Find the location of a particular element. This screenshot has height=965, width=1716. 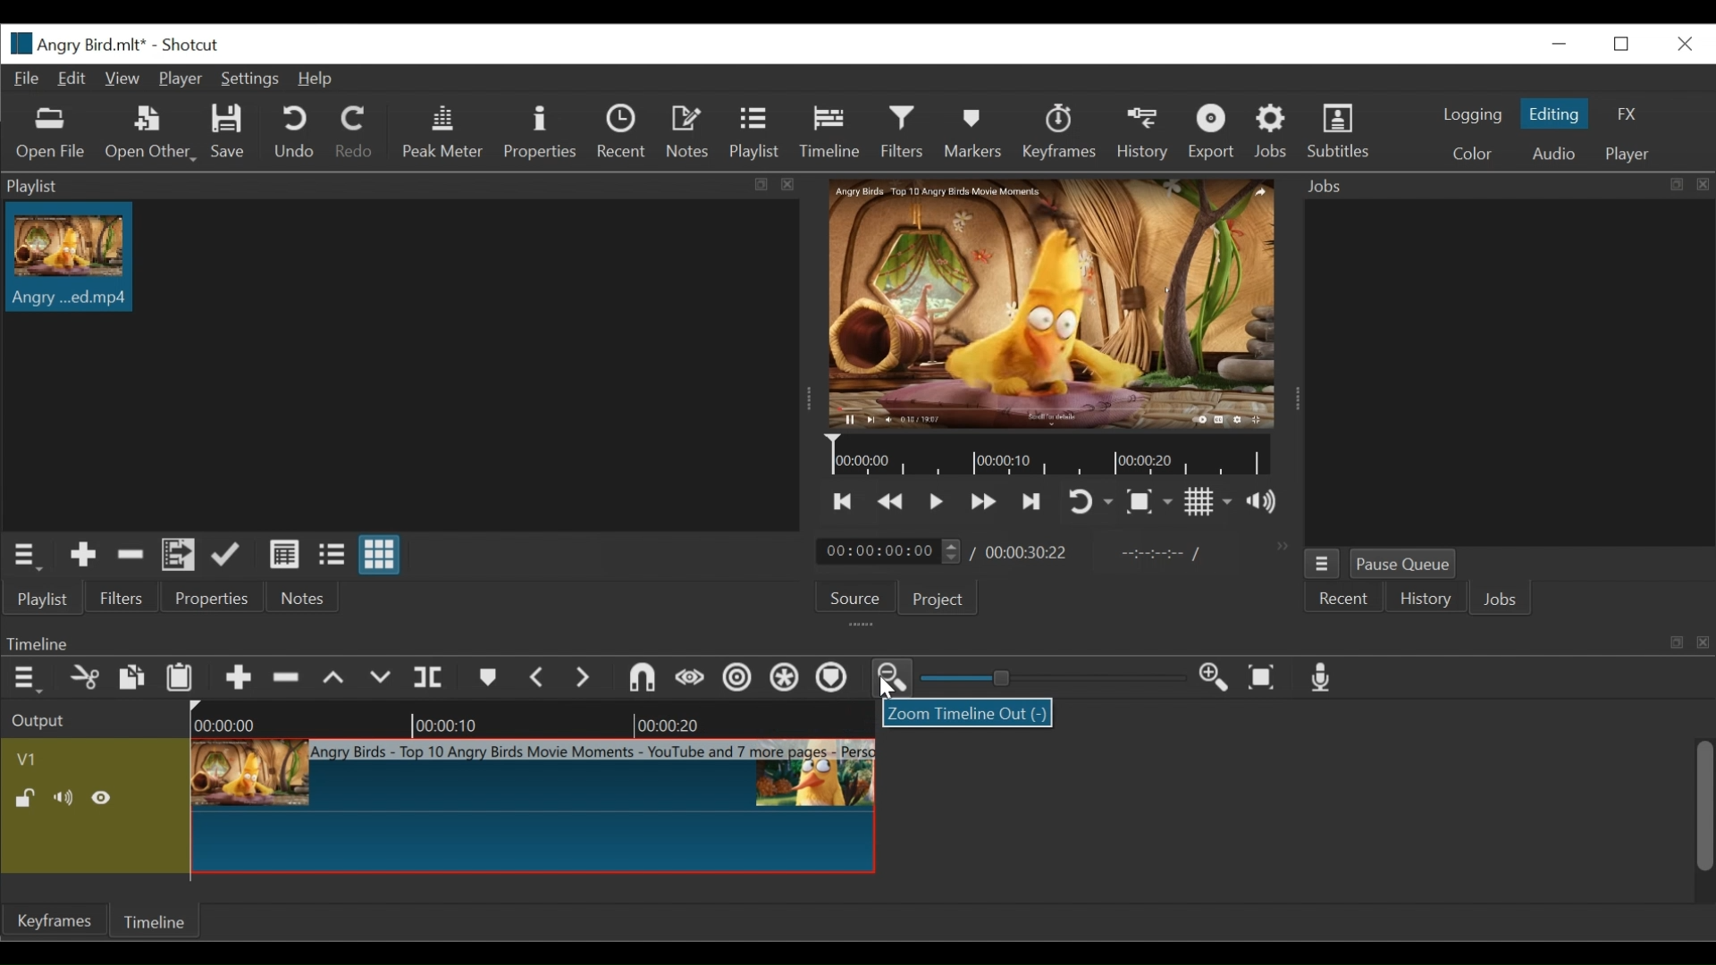

Editing is located at coordinates (1557, 113).